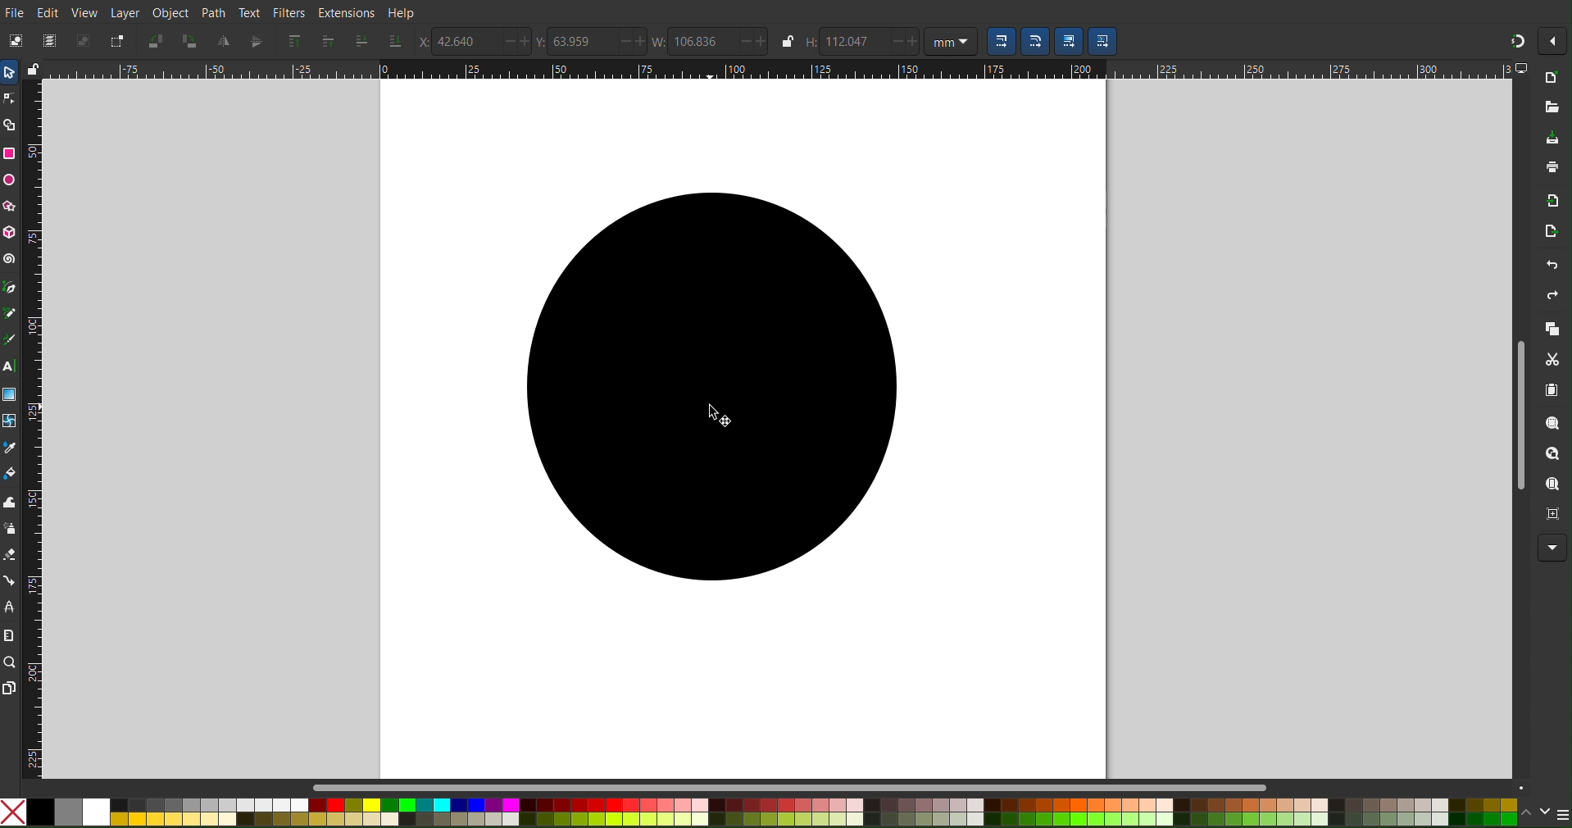 The height and width of the screenshot is (828, 1572). I want to click on More Options, so click(1552, 548).